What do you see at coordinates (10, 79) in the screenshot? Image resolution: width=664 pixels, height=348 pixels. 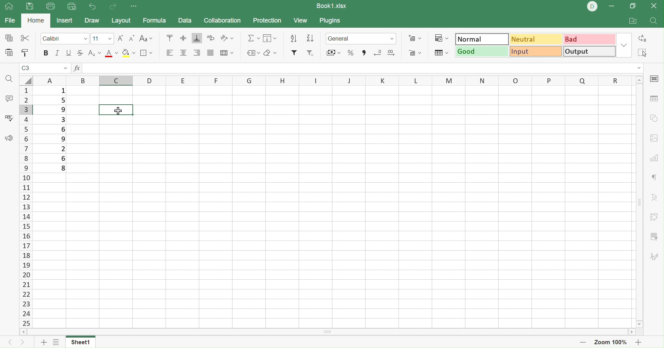 I see `Find` at bounding box center [10, 79].